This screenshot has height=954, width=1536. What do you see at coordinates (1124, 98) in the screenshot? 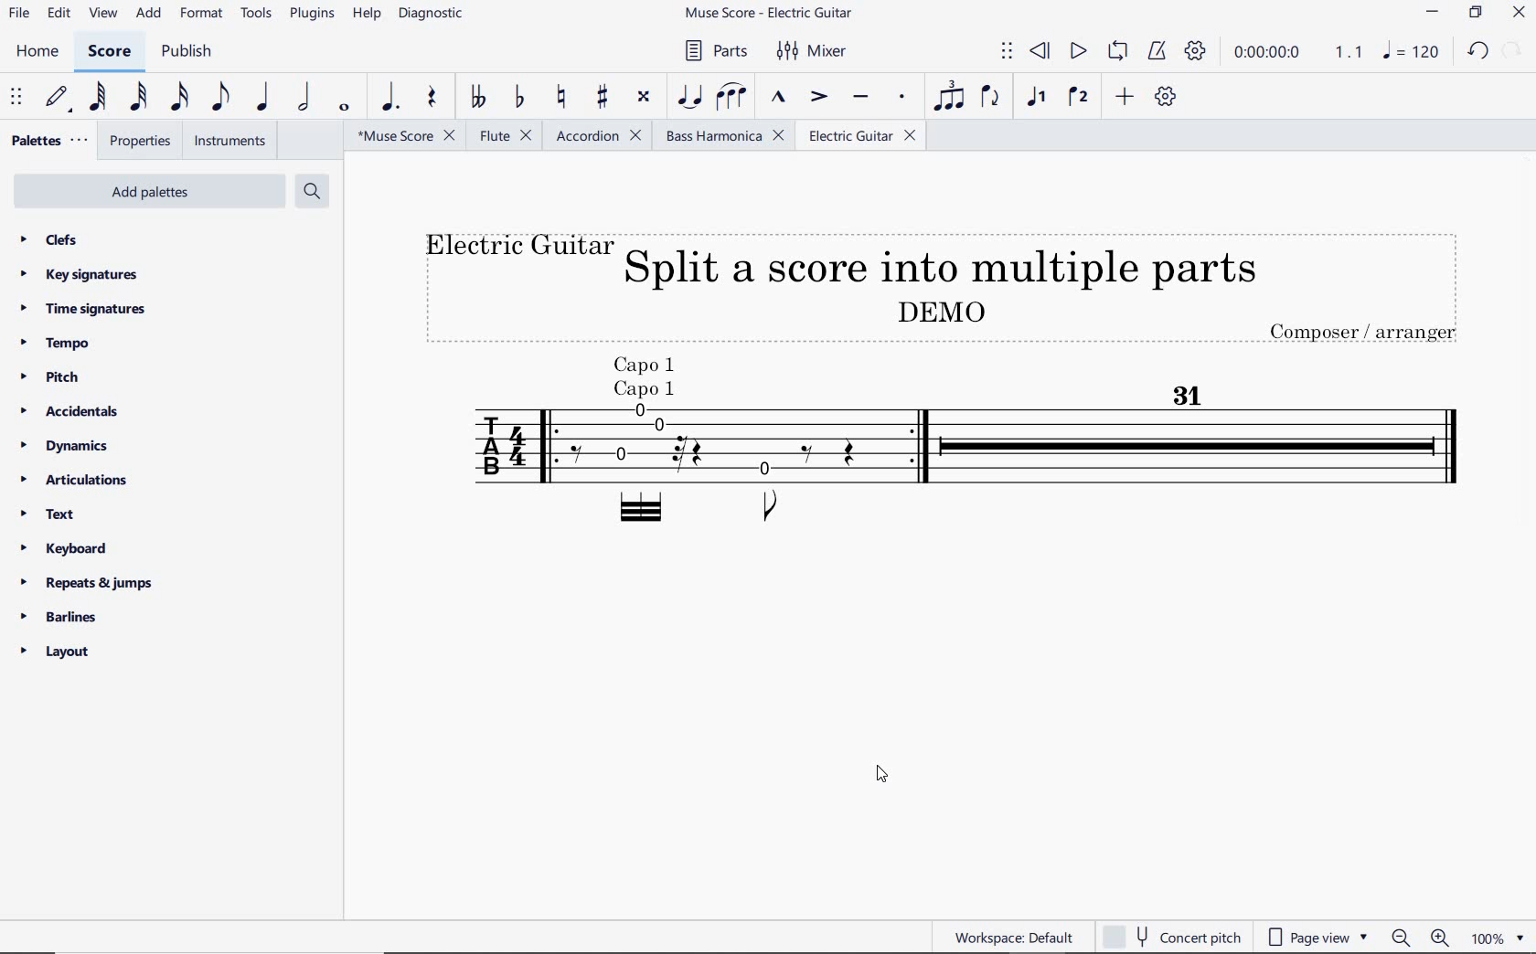
I see `add` at bounding box center [1124, 98].